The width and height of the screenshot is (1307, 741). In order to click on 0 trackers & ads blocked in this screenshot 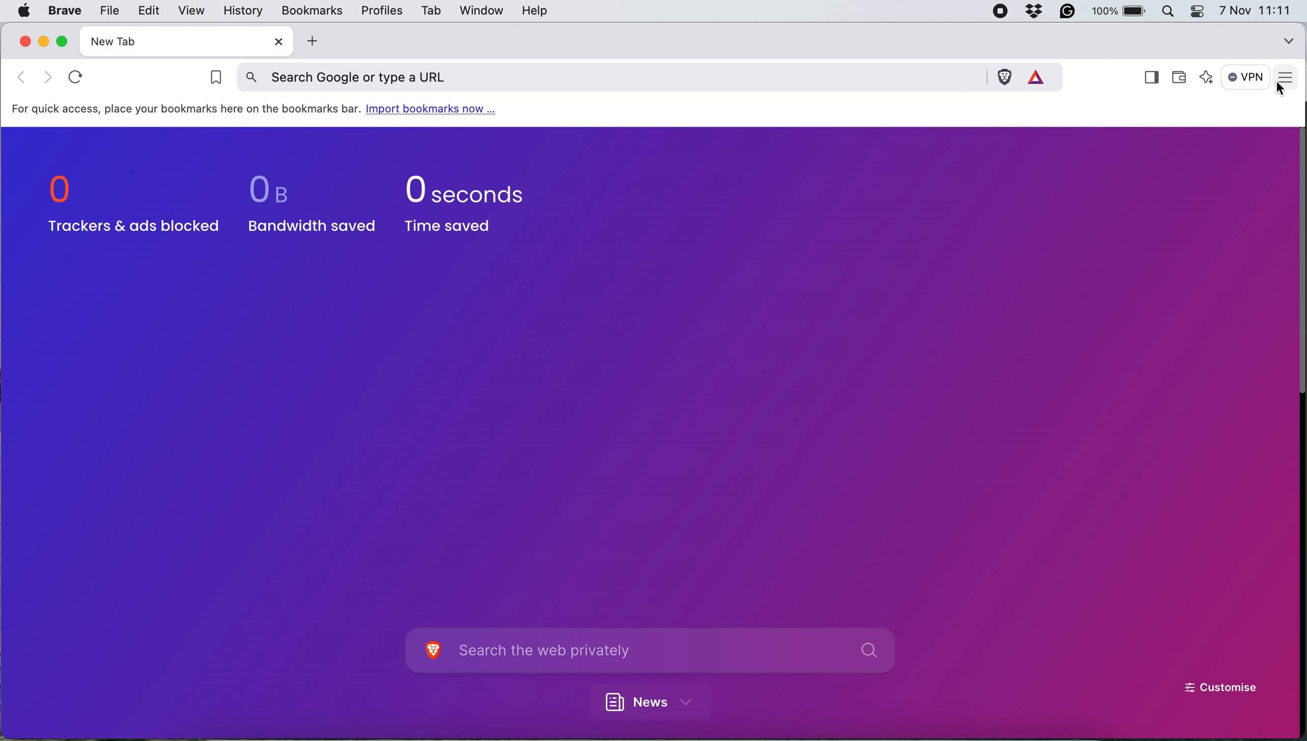, I will do `click(130, 206)`.